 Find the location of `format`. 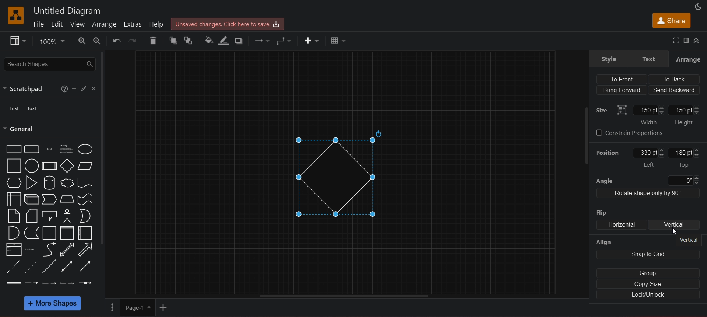

format is located at coordinates (687, 40).